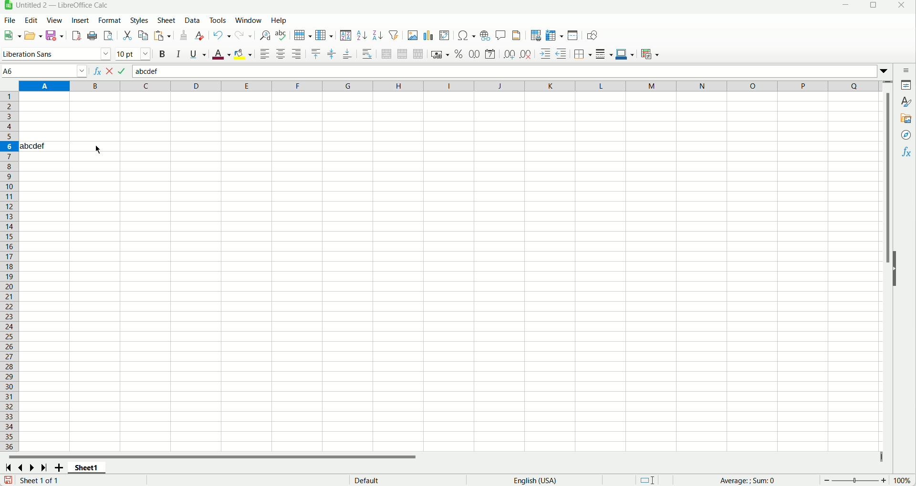  I want to click on save, so click(54, 35).